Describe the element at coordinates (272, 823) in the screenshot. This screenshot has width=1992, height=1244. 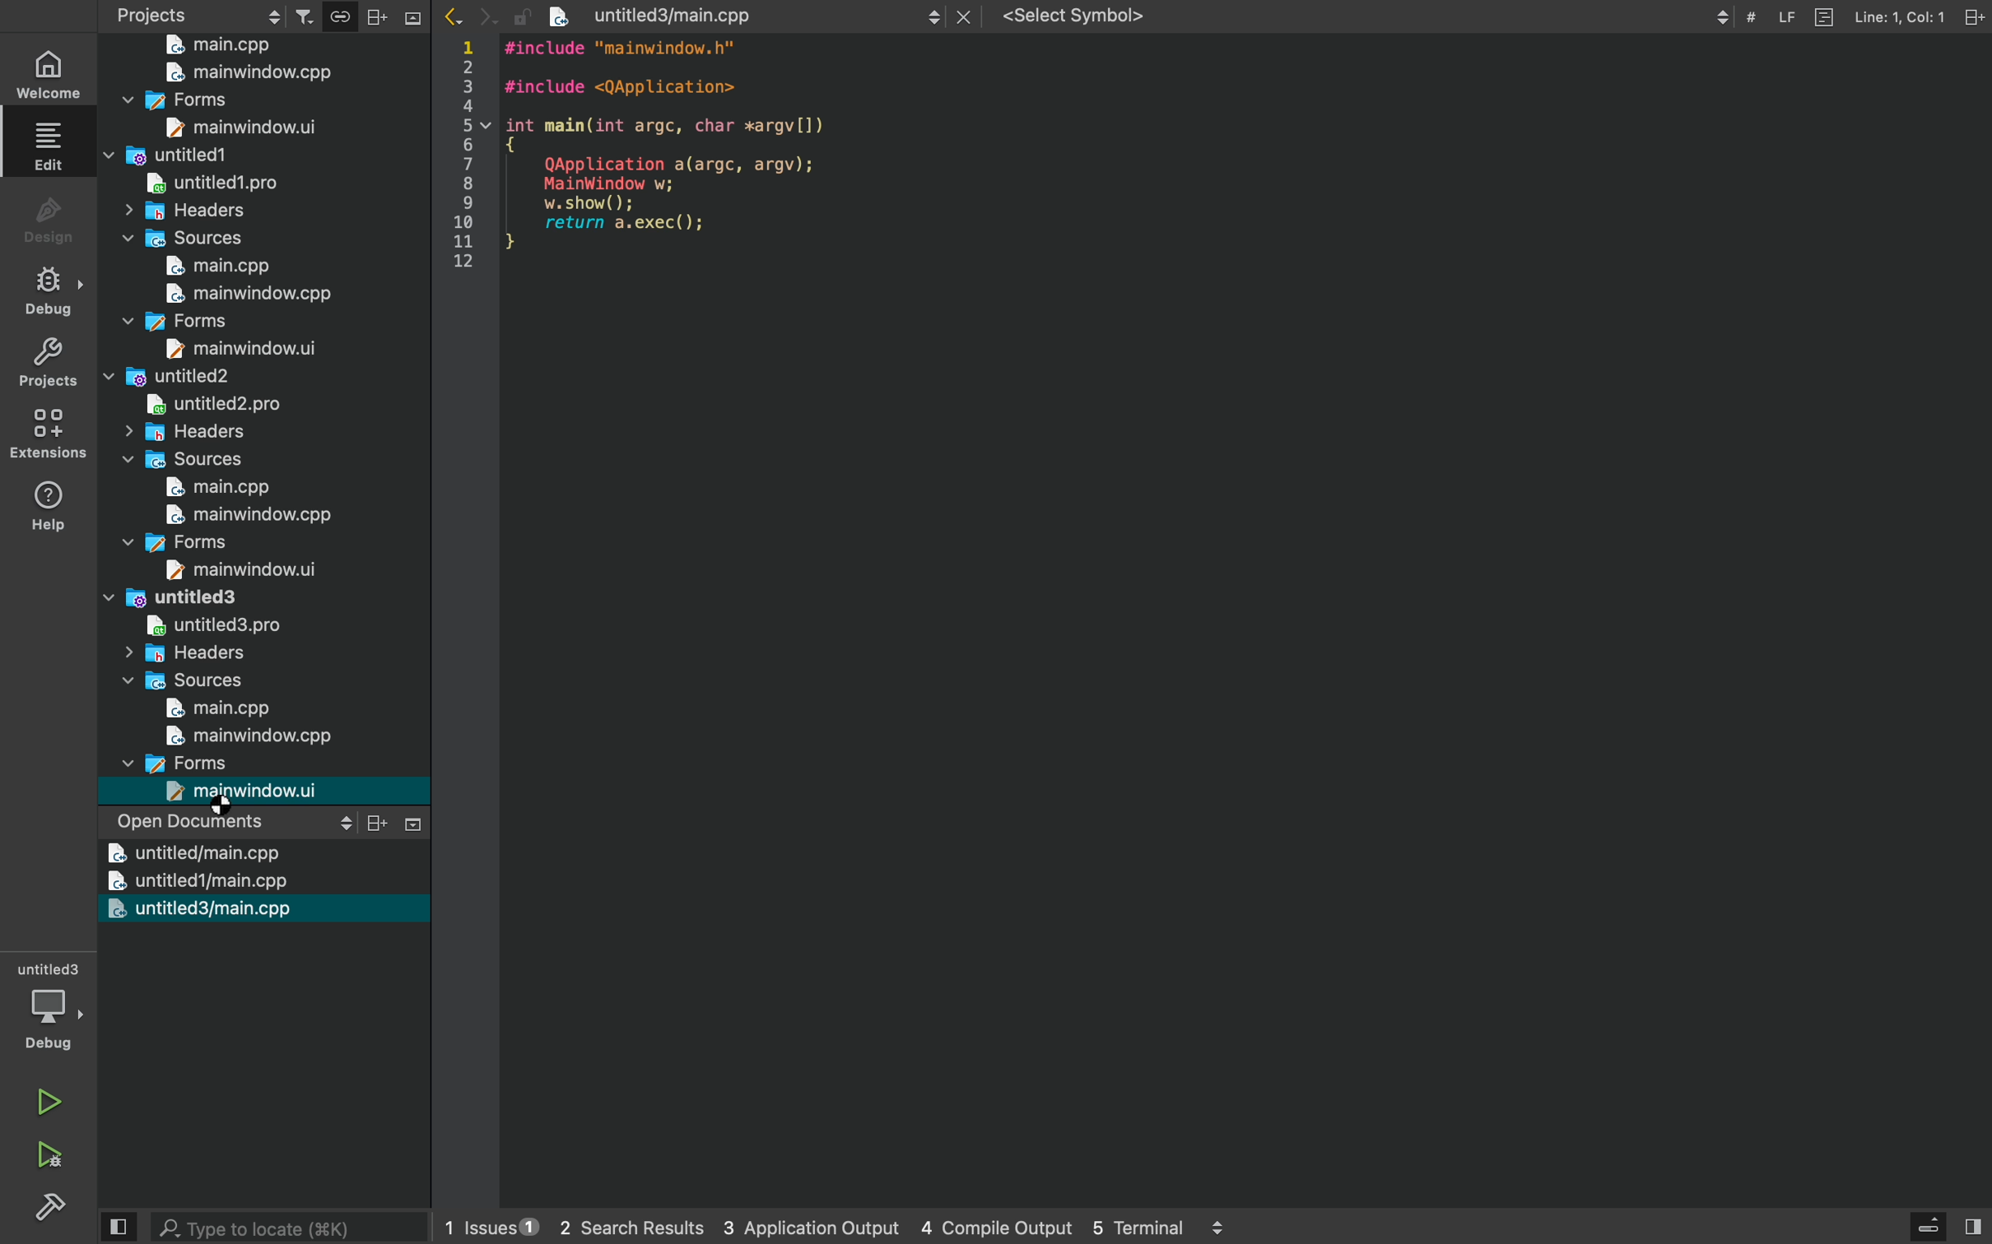
I see `open documents` at that location.